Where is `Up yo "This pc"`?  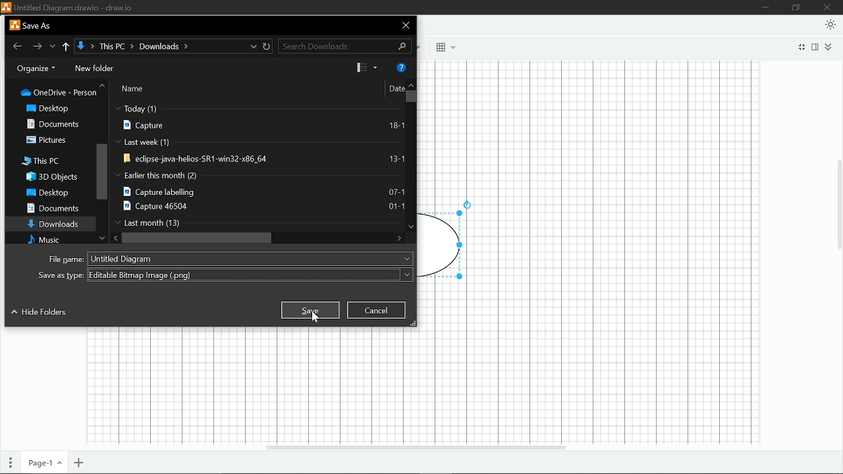
Up yo "This pc" is located at coordinates (67, 47).